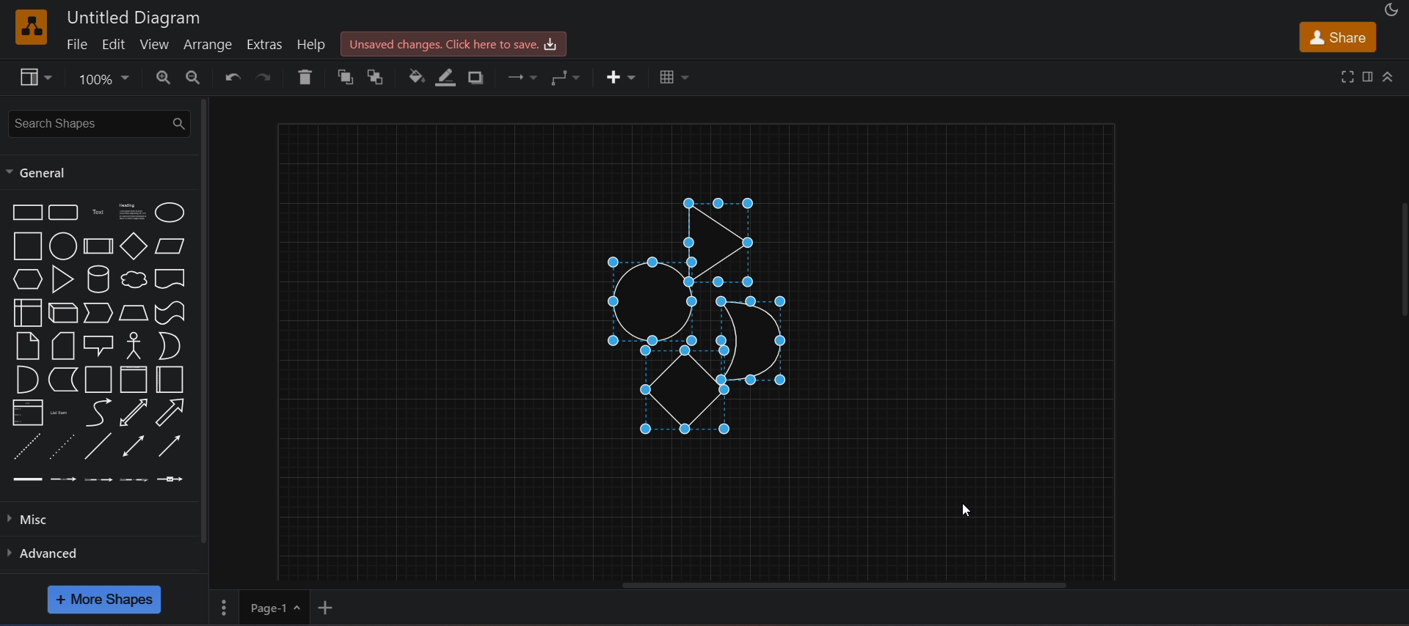  Describe the element at coordinates (134, 346) in the screenshot. I see `actor` at that location.